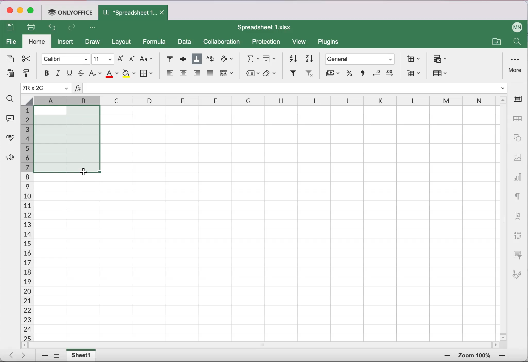 This screenshot has width=528, height=362. I want to click on data, so click(185, 42).